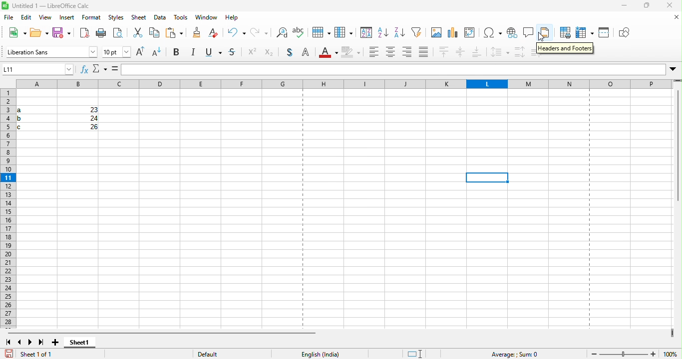 The height and width of the screenshot is (359, 682). What do you see at coordinates (56, 340) in the screenshot?
I see `add sheet` at bounding box center [56, 340].